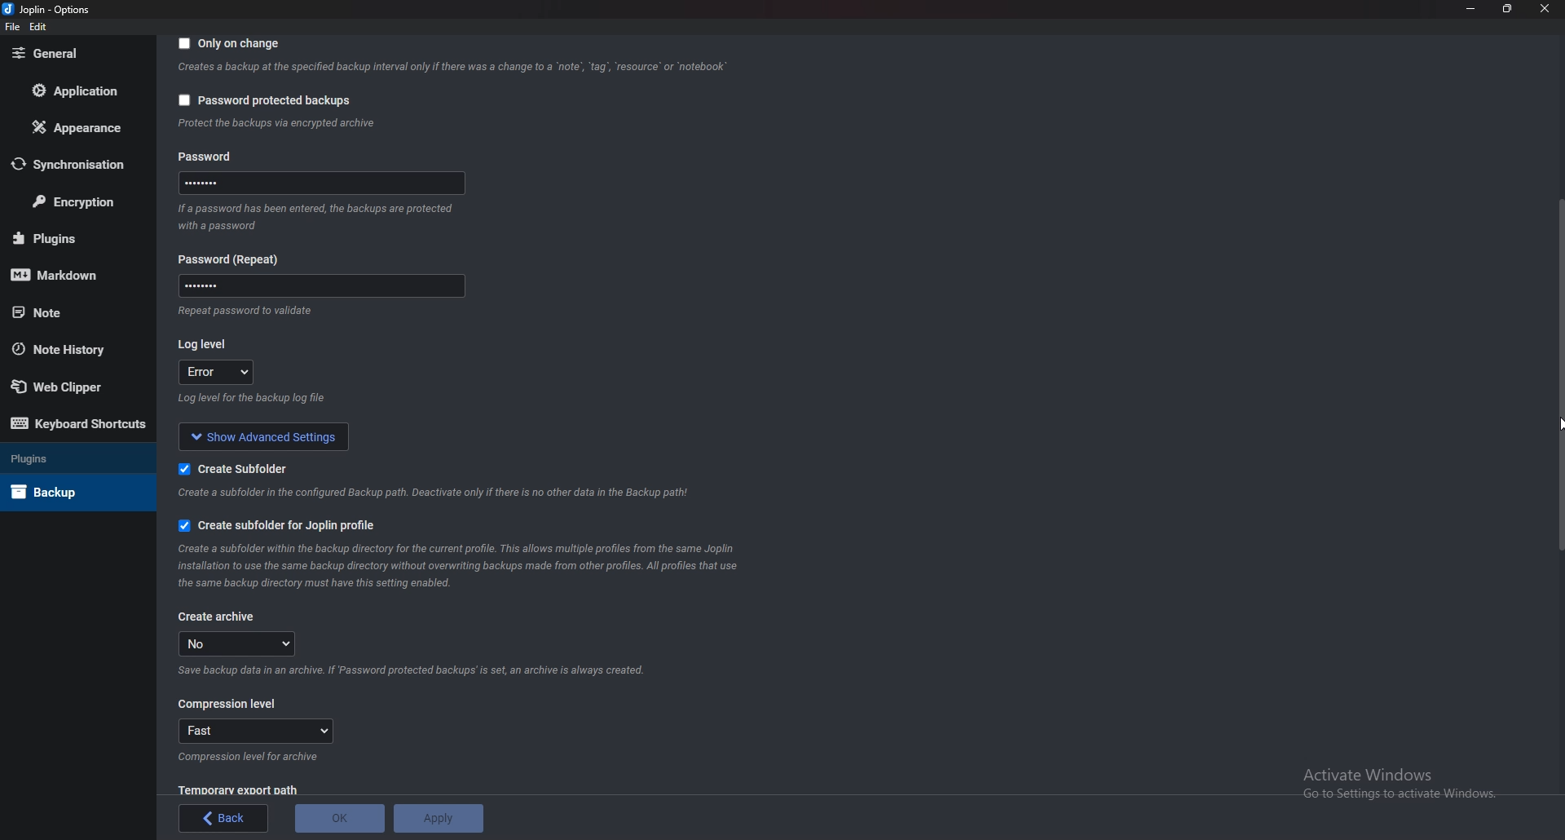 The image size is (1565, 840). What do you see at coordinates (339, 819) in the screenshot?
I see `O K` at bounding box center [339, 819].